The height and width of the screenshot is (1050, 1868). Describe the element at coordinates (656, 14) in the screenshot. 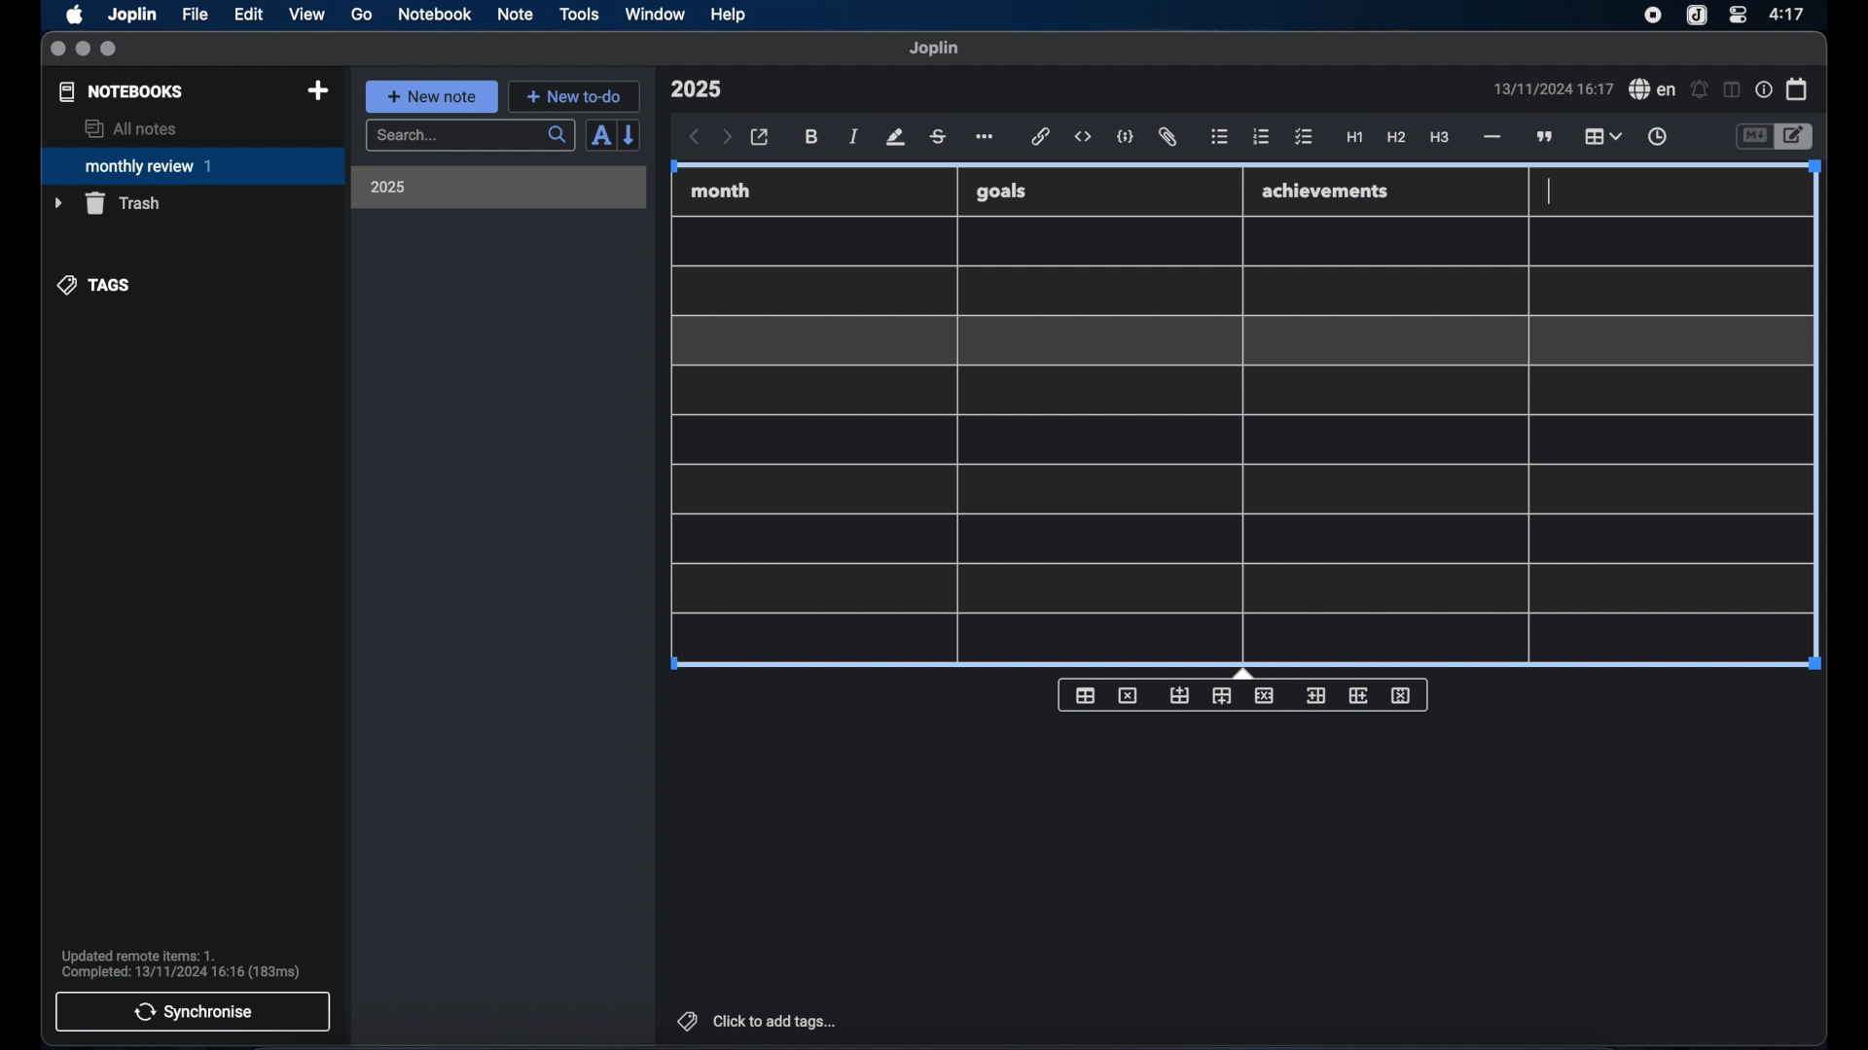

I see `window` at that location.